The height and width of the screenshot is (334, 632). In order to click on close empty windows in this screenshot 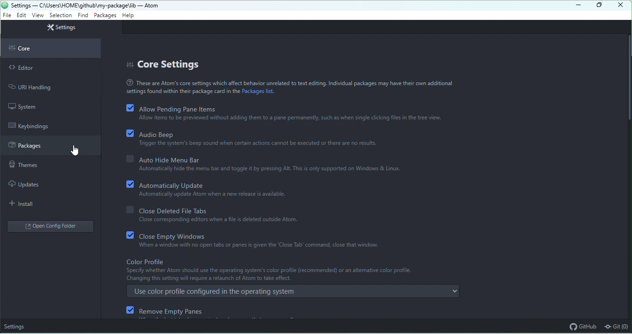, I will do `click(176, 236)`.